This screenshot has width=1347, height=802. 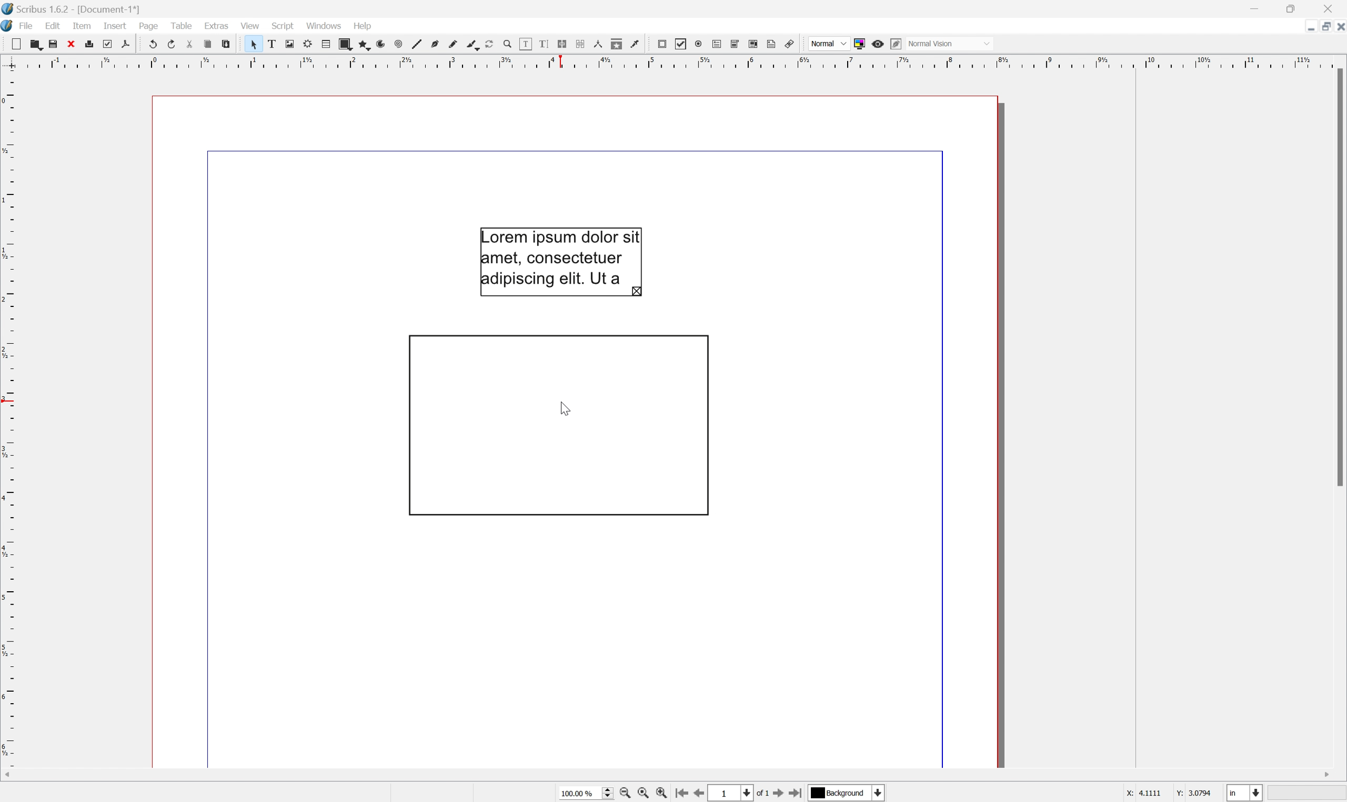 What do you see at coordinates (793, 45) in the screenshot?
I see `Link annotation` at bounding box center [793, 45].